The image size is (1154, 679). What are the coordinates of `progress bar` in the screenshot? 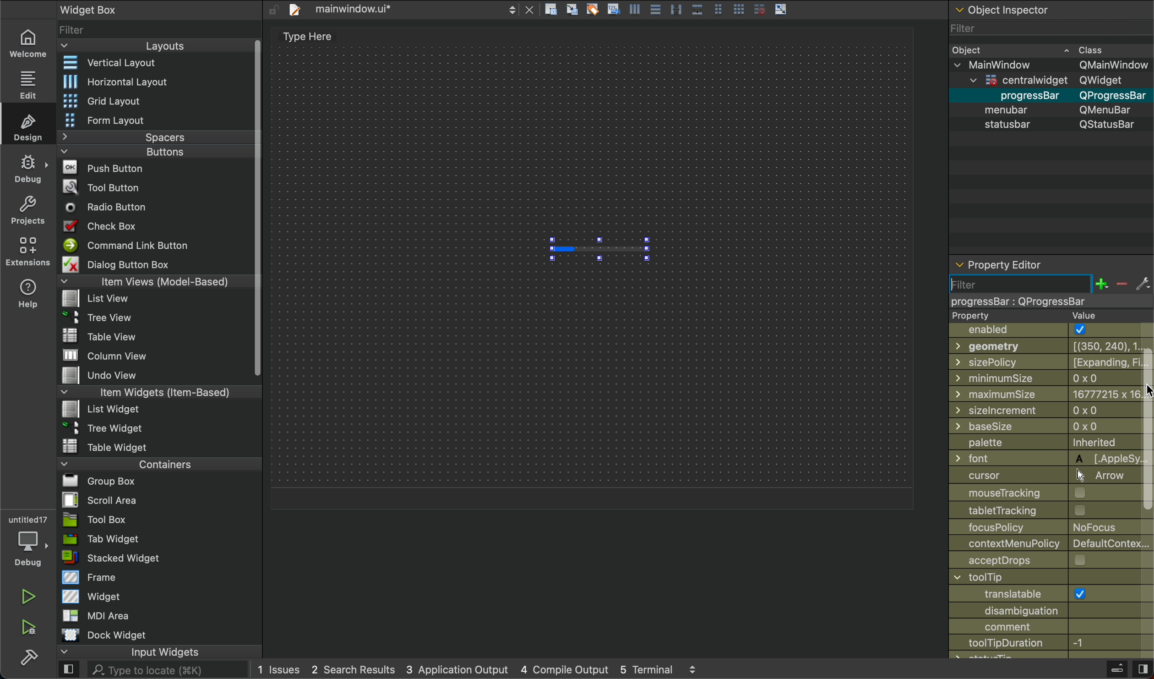 It's located at (599, 249).